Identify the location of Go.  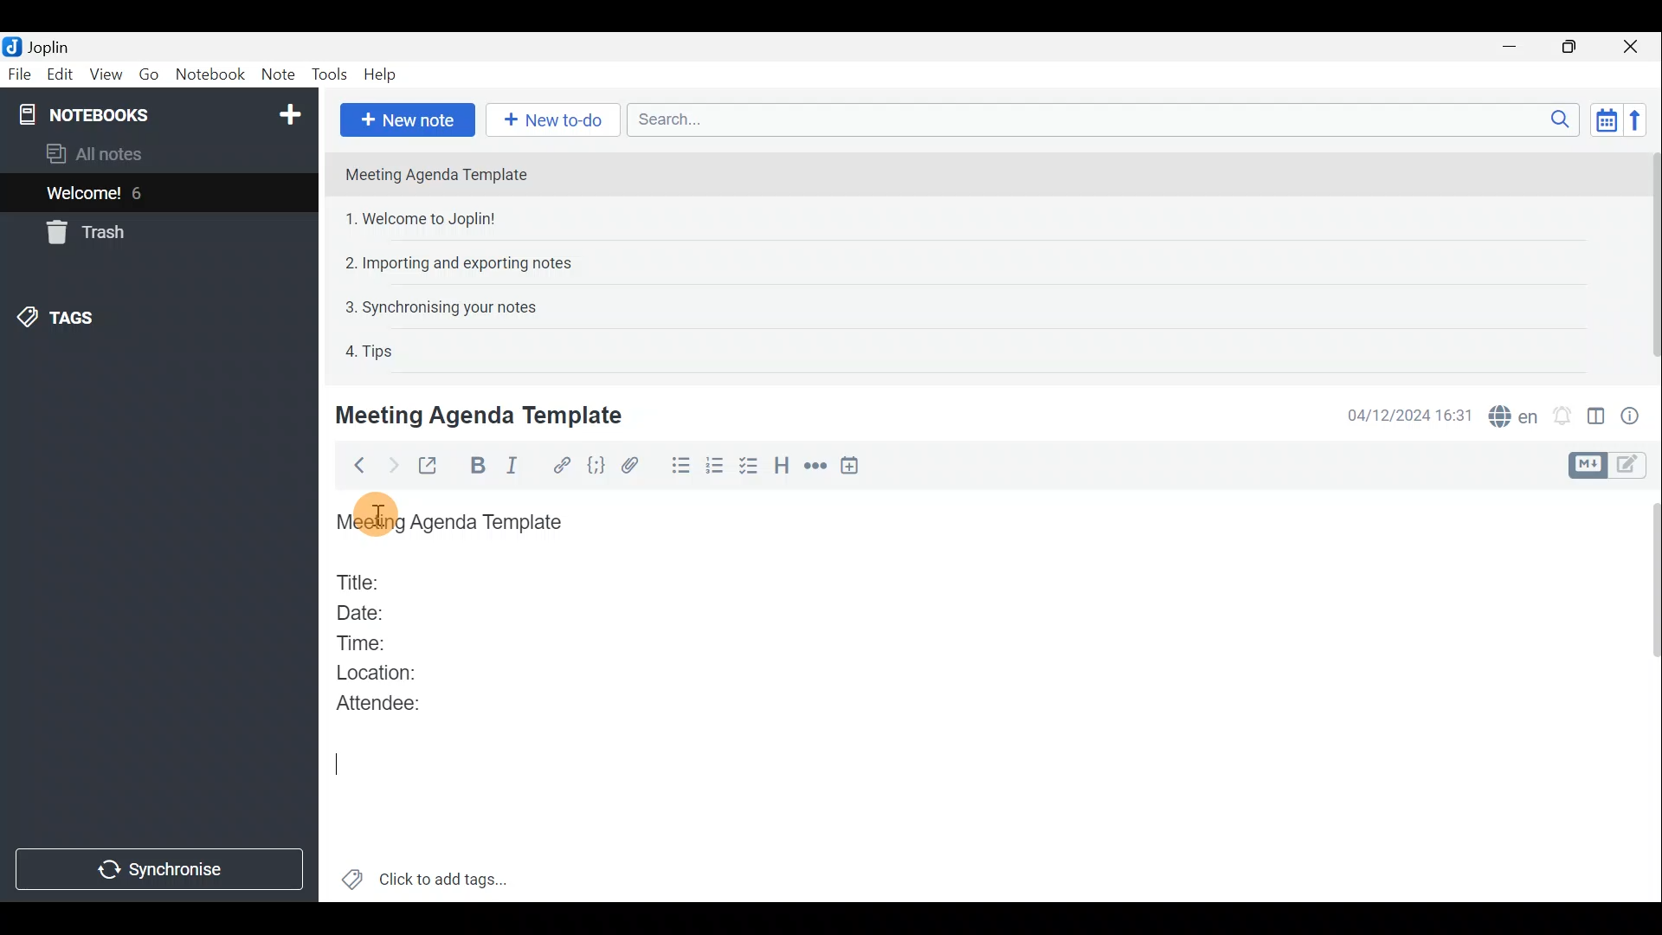
(148, 74).